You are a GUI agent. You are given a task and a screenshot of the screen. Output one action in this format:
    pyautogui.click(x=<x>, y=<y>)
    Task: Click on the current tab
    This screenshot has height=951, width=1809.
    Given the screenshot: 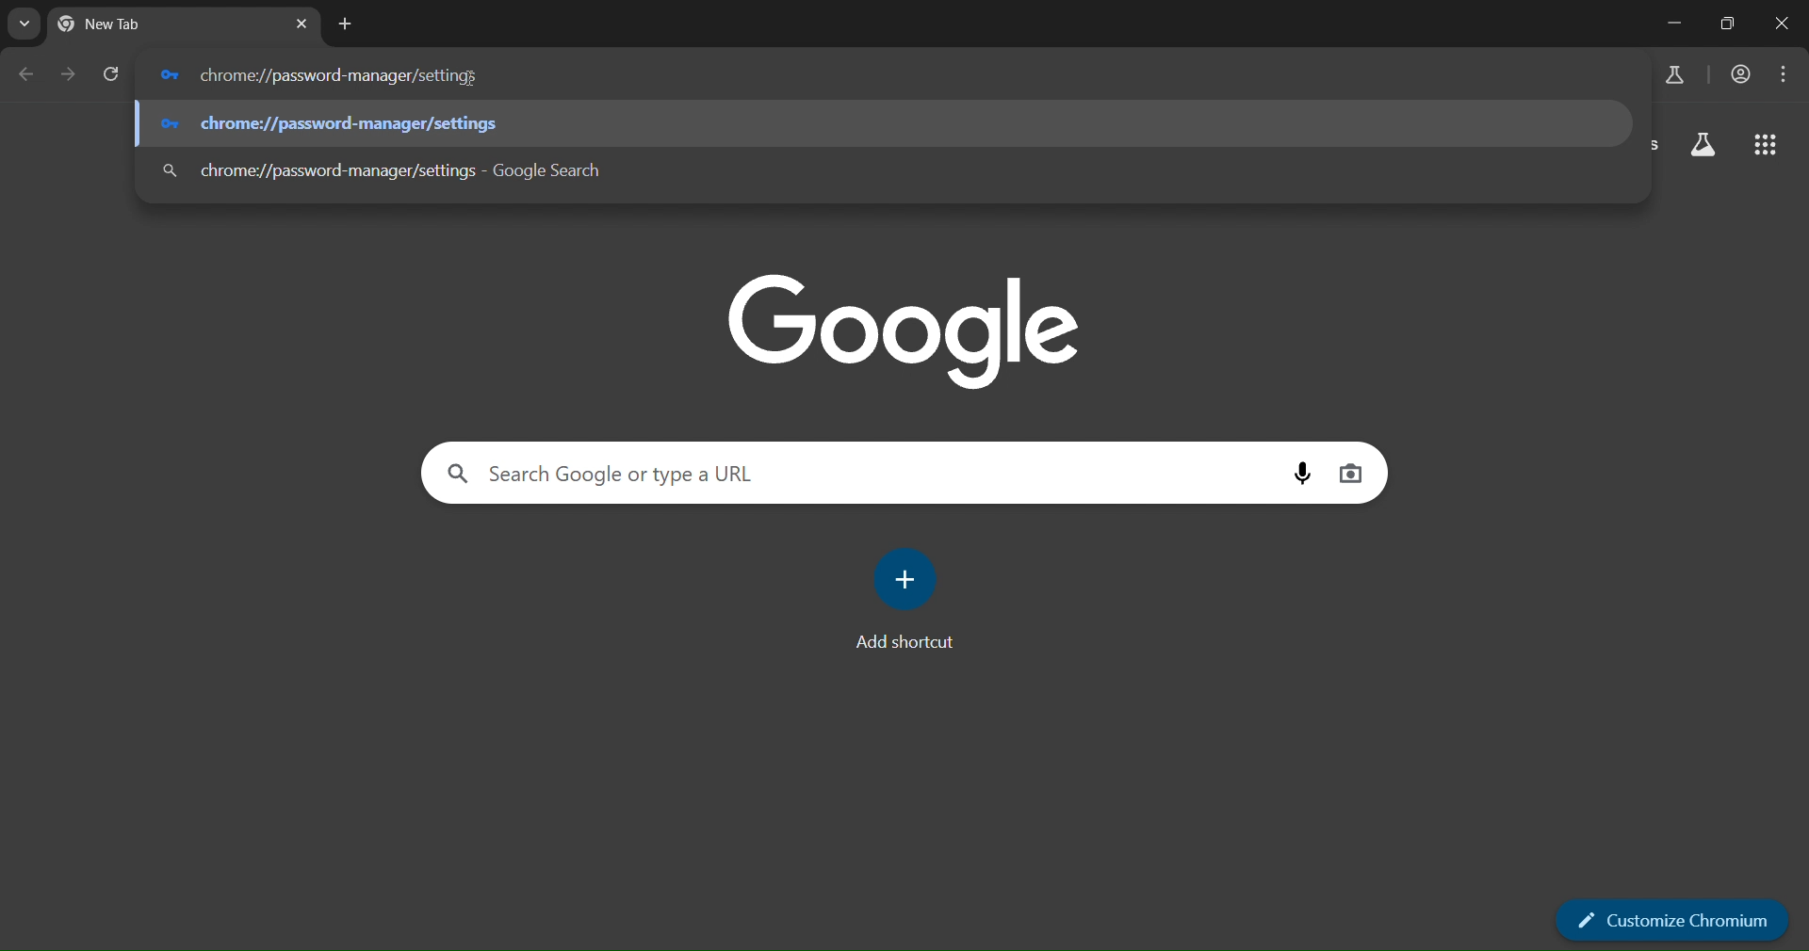 What is the action you would take?
    pyautogui.click(x=146, y=28)
    